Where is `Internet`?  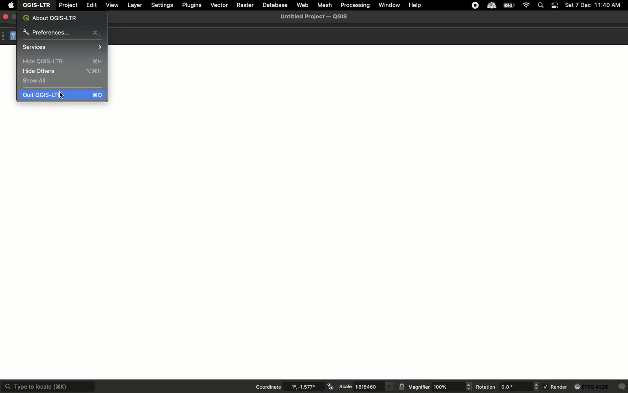 Internet is located at coordinates (527, 6).